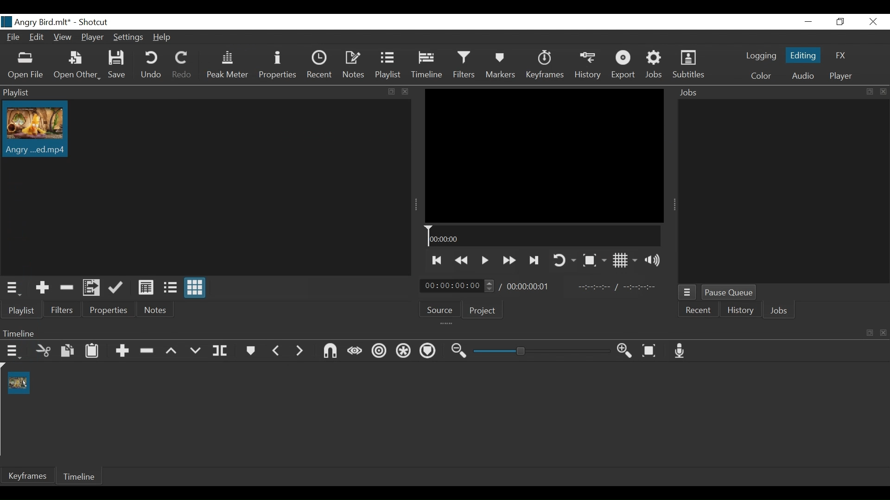  What do you see at coordinates (93, 350) in the screenshot?
I see `Paste` at bounding box center [93, 350].